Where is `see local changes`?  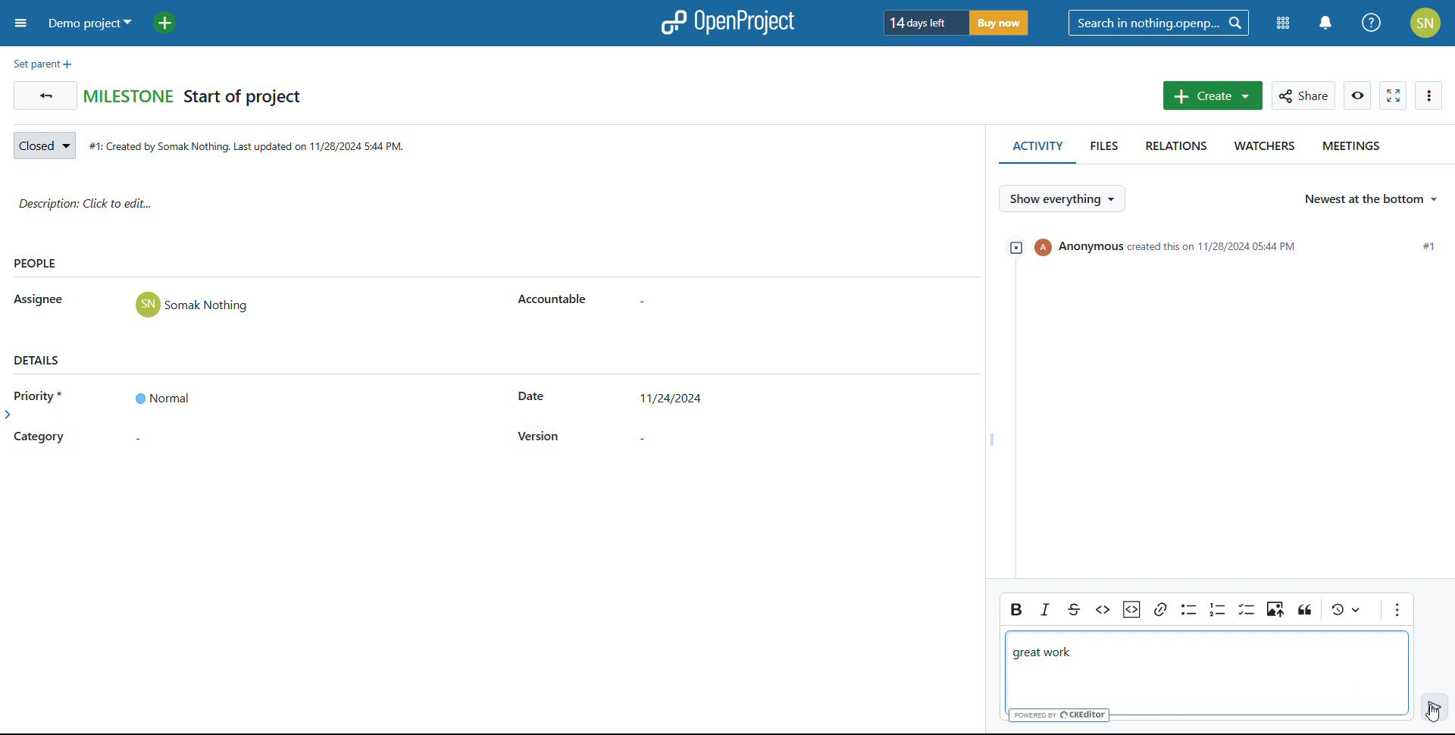 see local changes is located at coordinates (1305, 611).